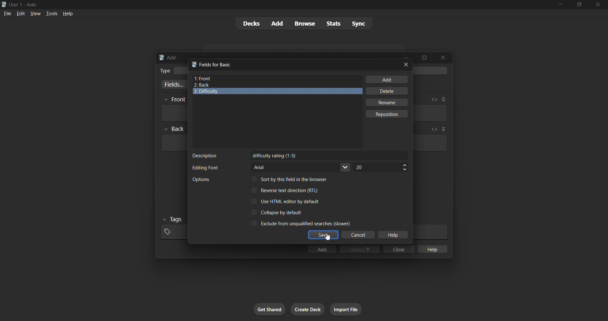 This screenshot has height=321, width=608. What do you see at coordinates (322, 249) in the screenshot?
I see `add` at bounding box center [322, 249].